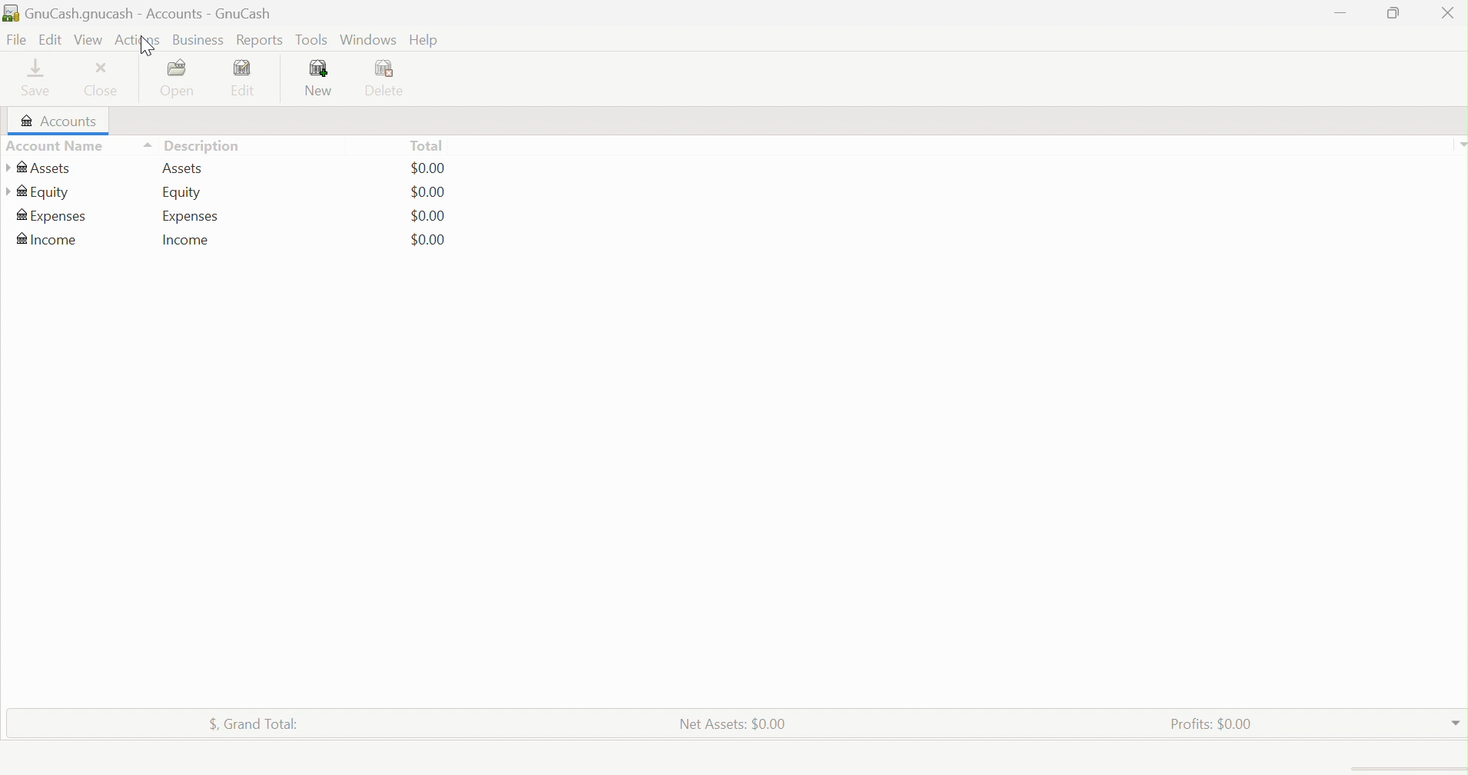 Image resolution: width=1468 pixels, height=775 pixels. I want to click on Restore Down, so click(1390, 13).